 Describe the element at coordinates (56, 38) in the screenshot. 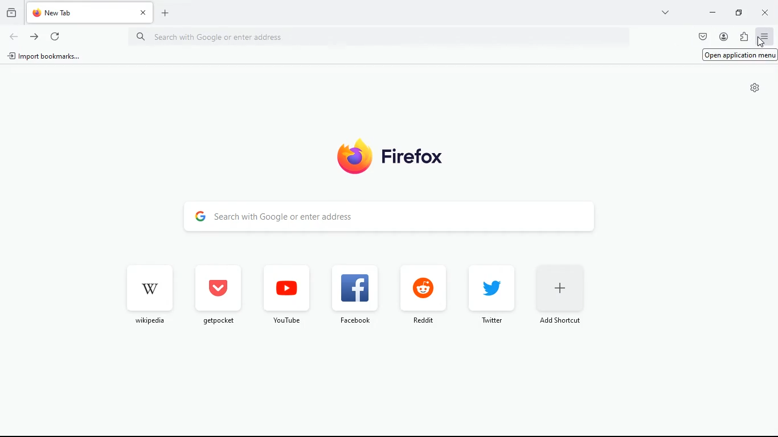

I see `refresh` at that location.